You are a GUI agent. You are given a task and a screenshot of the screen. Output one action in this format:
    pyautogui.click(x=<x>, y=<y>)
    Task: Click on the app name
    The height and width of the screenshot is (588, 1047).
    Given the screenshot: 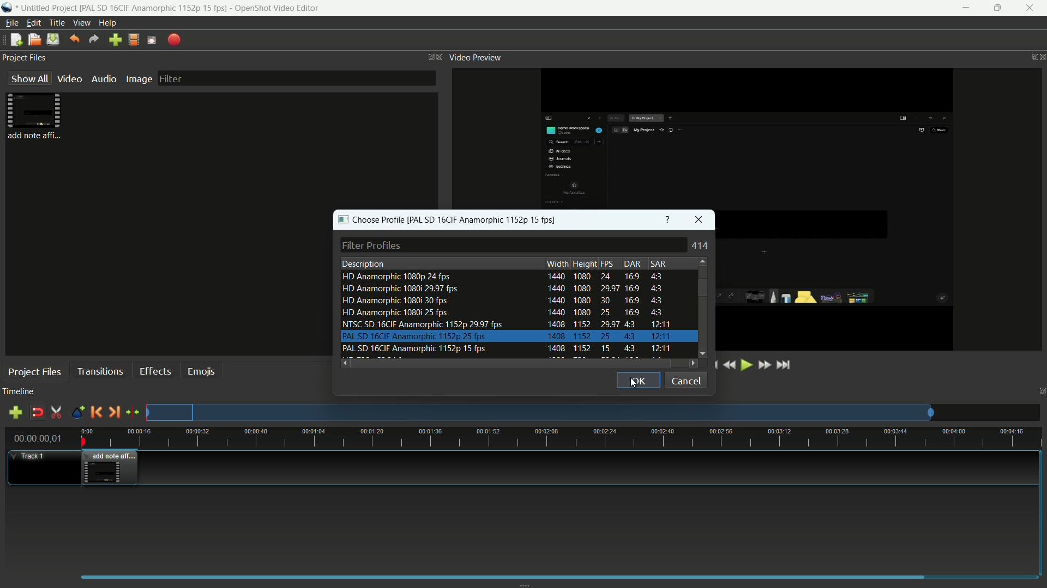 What is the action you would take?
    pyautogui.click(x=279, y=8)
    